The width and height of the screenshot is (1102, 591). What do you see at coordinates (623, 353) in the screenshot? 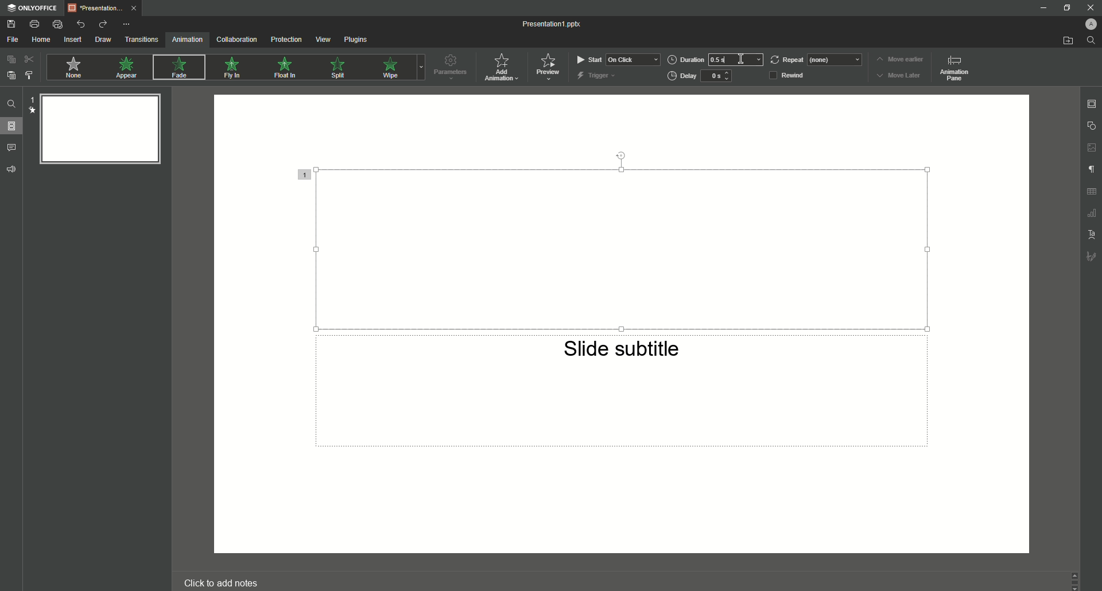
I see `Slide subtitle` at bounding box center [623, 353].